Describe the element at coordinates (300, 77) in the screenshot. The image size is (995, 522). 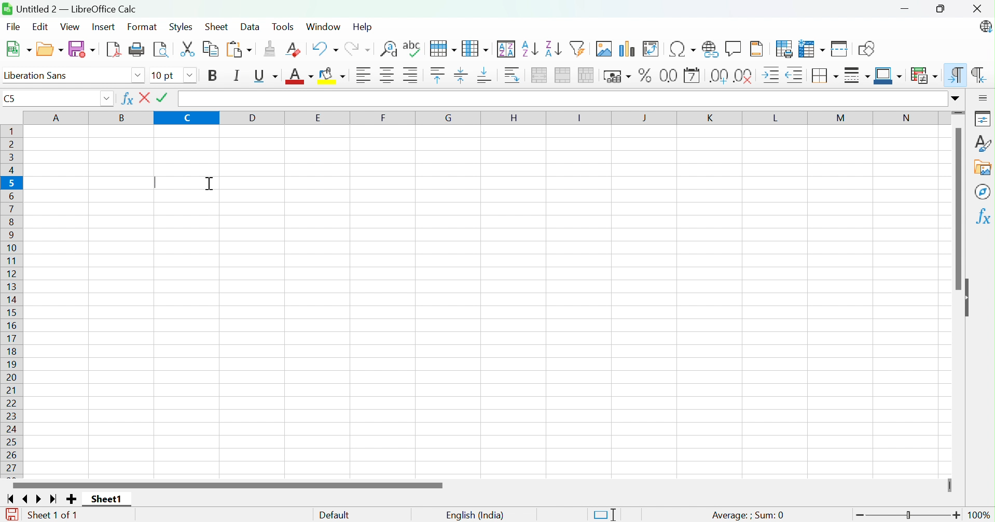
I see `Font color` at that location.